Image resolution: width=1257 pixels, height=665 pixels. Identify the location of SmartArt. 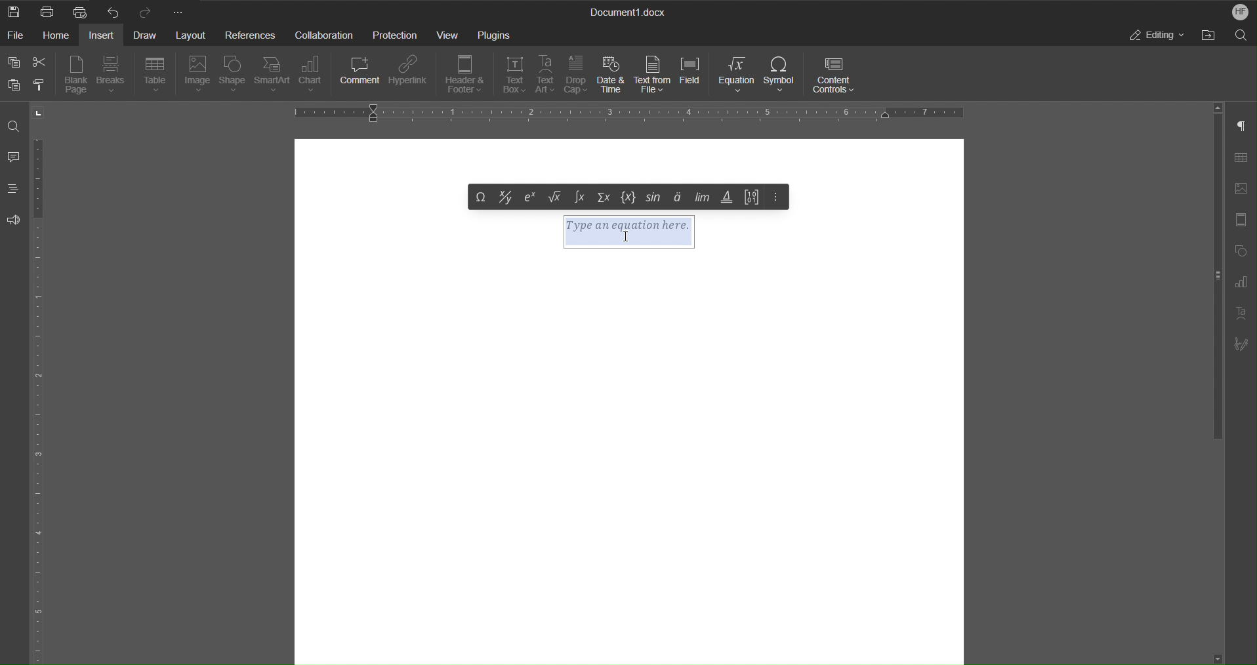
(272, 75).